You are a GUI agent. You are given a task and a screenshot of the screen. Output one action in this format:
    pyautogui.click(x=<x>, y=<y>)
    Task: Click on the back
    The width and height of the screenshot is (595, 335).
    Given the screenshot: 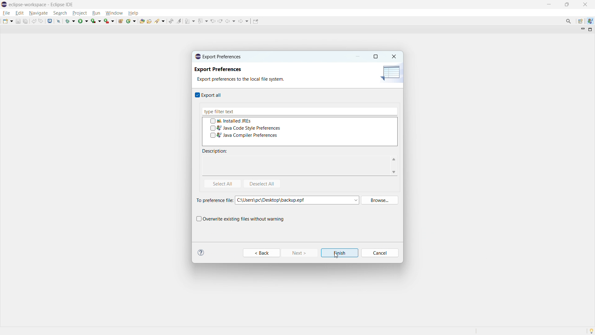 What is the action you would take?
    pyautogui.click(x=231, y=21)
    